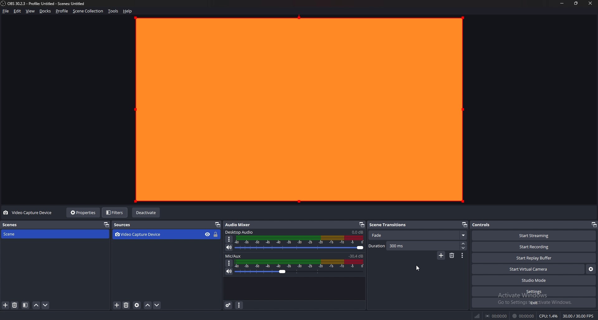 The width and height of the screenshot is (598, 320). Describe the element at coordinates (356, 256) in the screenshot. I see `-30.4db` at that location.